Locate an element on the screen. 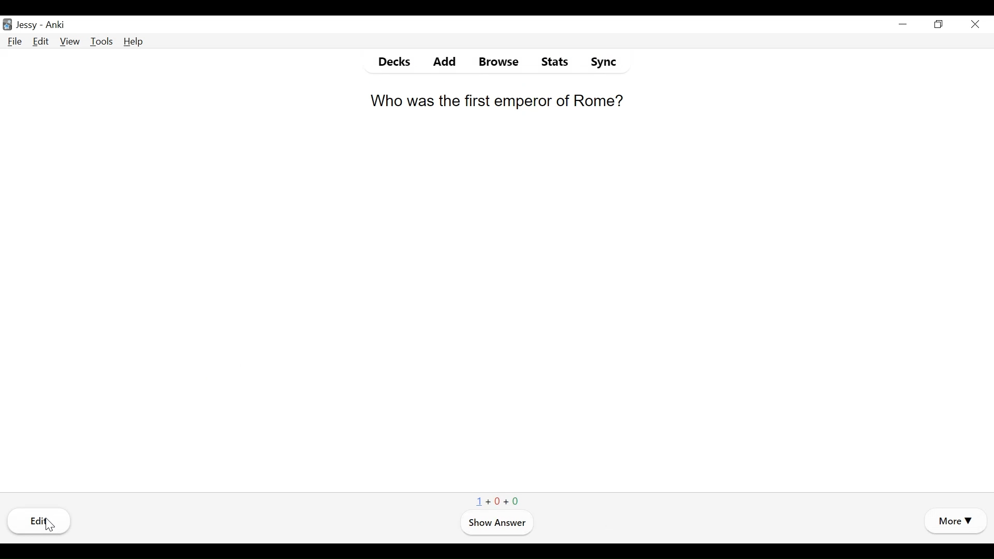  Who was the first emperor of Rome? is located at coordinates (497, 100).